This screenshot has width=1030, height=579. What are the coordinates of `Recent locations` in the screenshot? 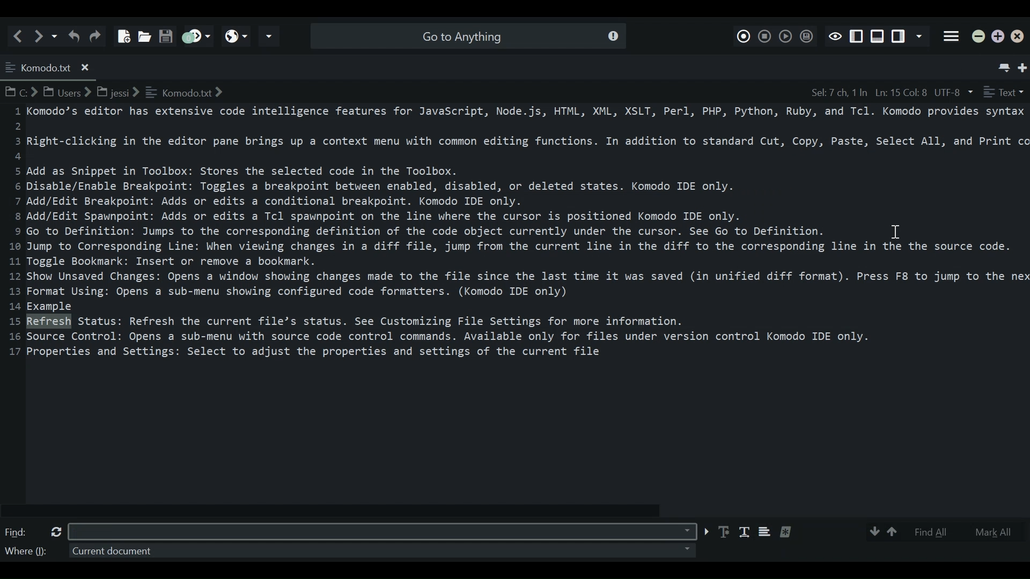 It's located at (55, 35).